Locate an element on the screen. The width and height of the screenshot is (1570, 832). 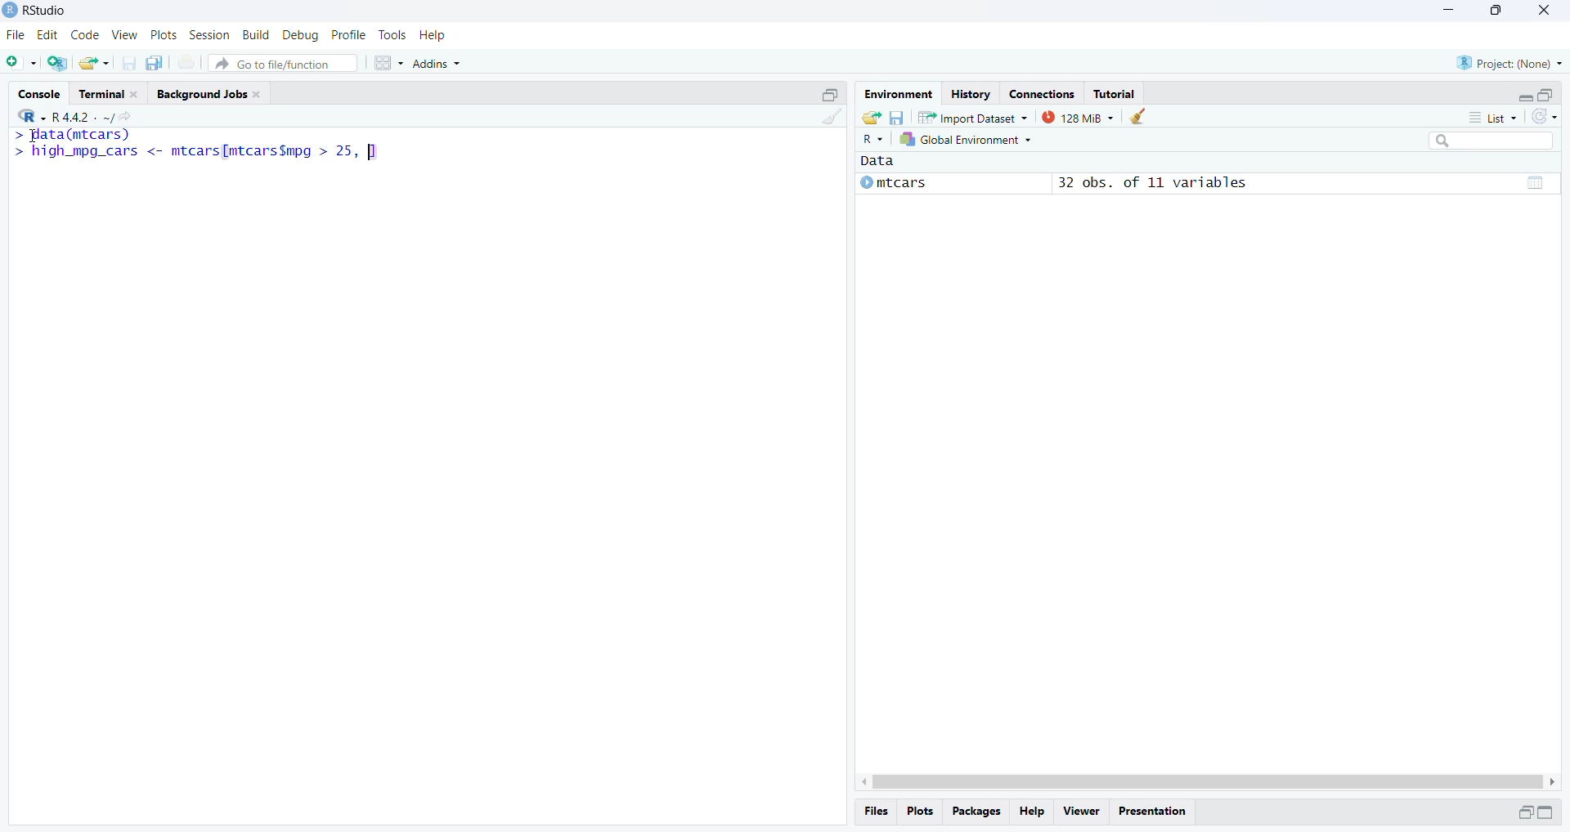
Presentation is located at coordinates (1151, 812).